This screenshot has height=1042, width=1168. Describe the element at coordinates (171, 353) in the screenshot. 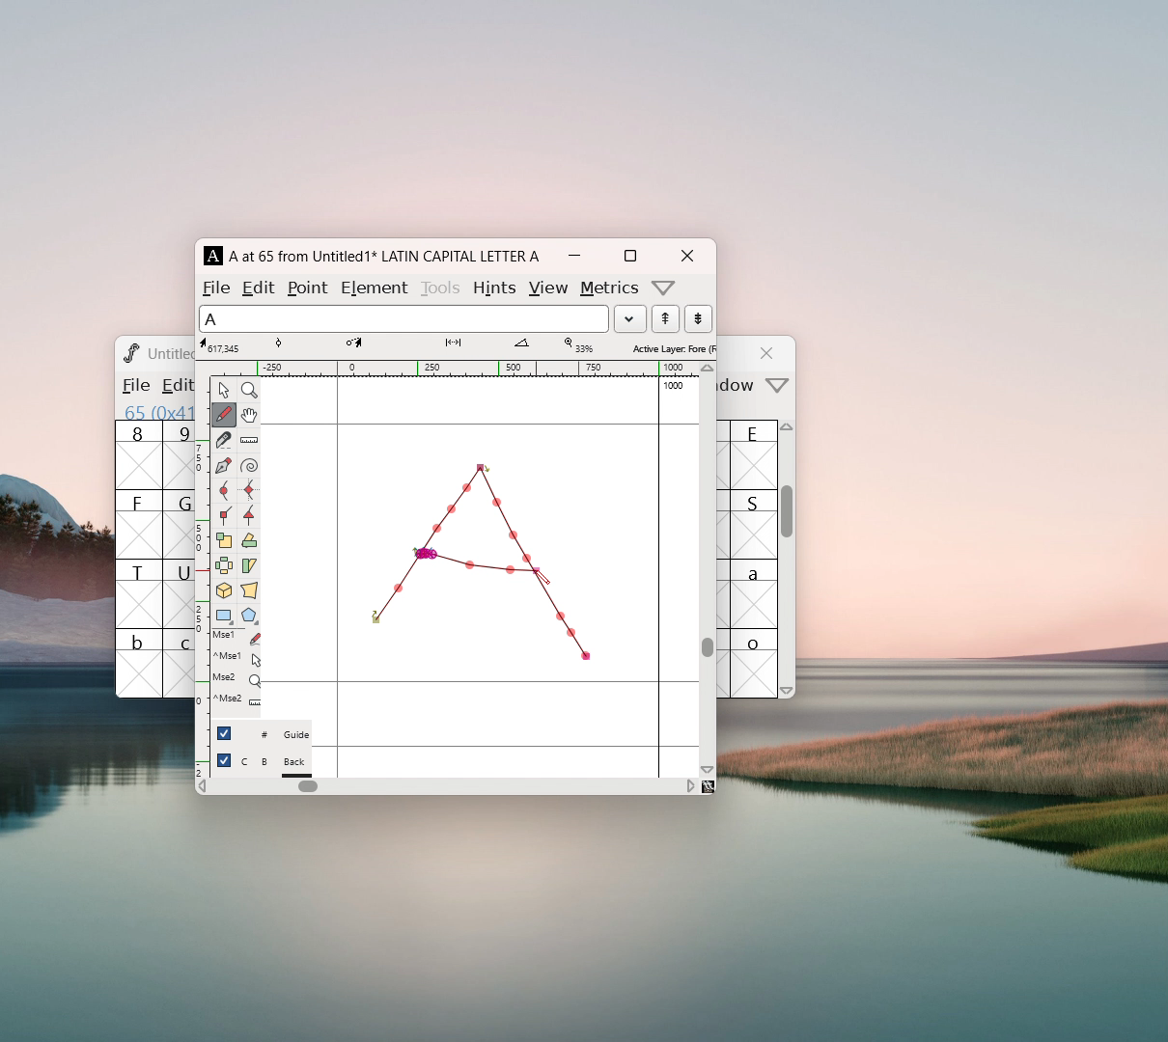

I see `Untitled? Untitled1.sfd (1508859-1)` at that location.